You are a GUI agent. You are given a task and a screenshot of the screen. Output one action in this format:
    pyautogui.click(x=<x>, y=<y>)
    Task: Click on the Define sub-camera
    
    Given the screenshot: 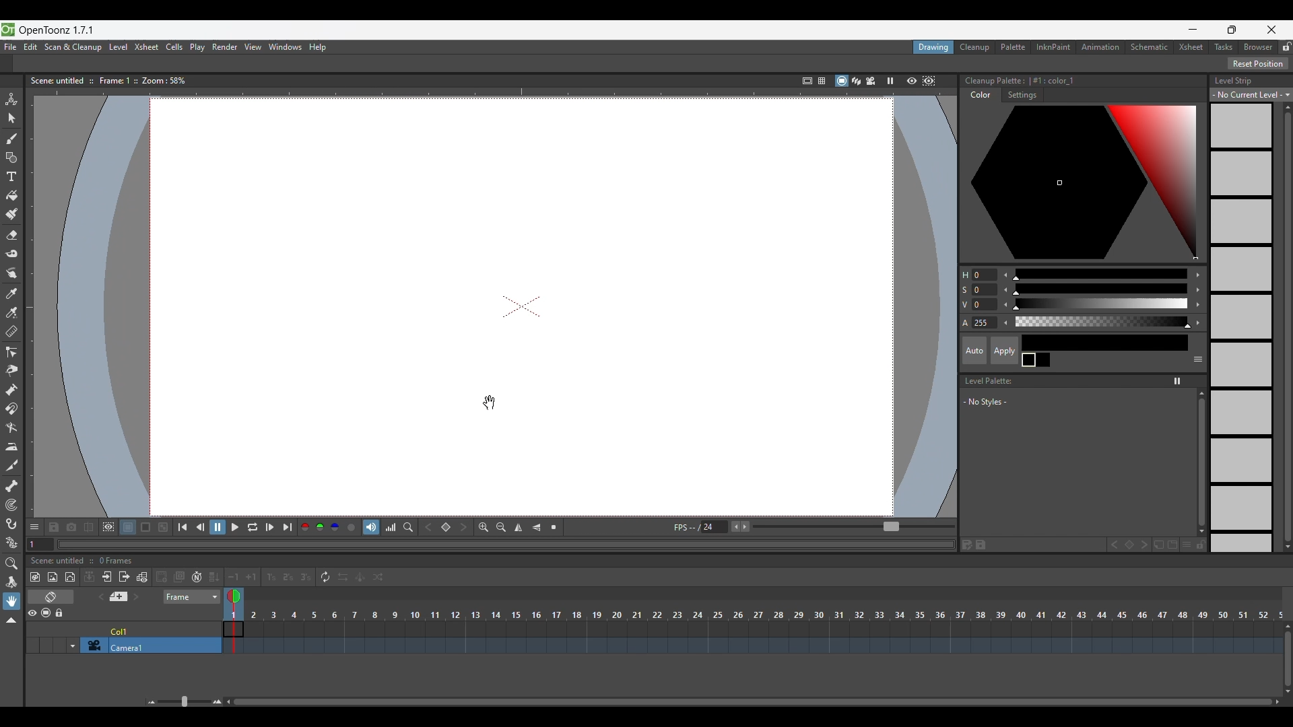 What is the action you would take?
    pyautogui.click(x=108, y=527)
    